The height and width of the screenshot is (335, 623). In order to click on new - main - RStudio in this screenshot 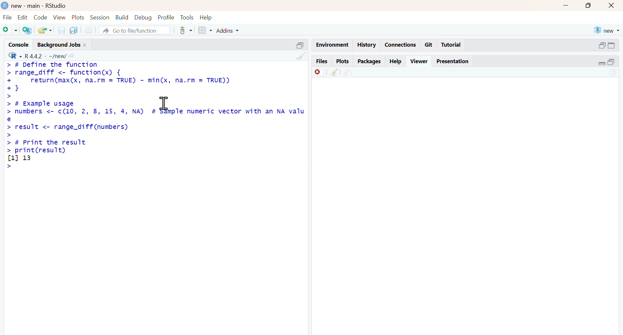, I will do `click(40, 6)`.